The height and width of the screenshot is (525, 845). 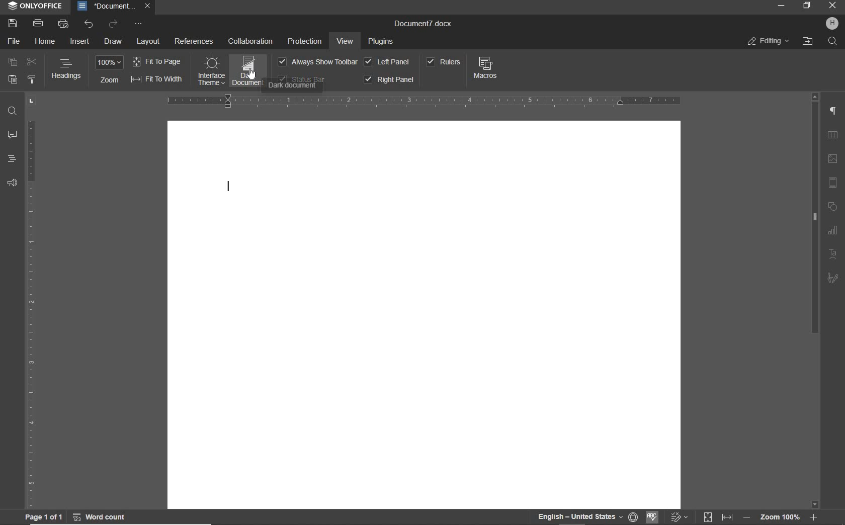 What do you see at coordinates (101, 515) in the screenshot?
I see `WORD COUNT` at bounding box center [101, 515].